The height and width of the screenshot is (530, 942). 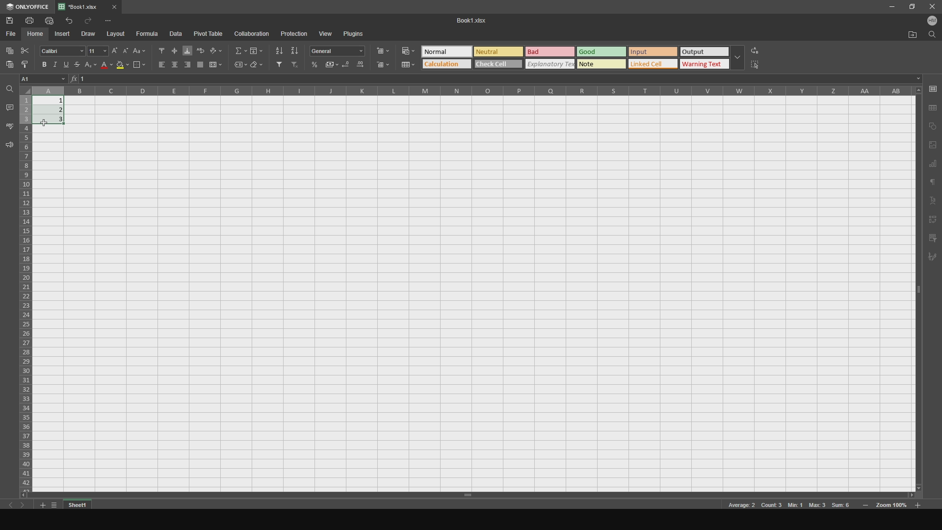 I want to click on , so click(x=340, y=51).